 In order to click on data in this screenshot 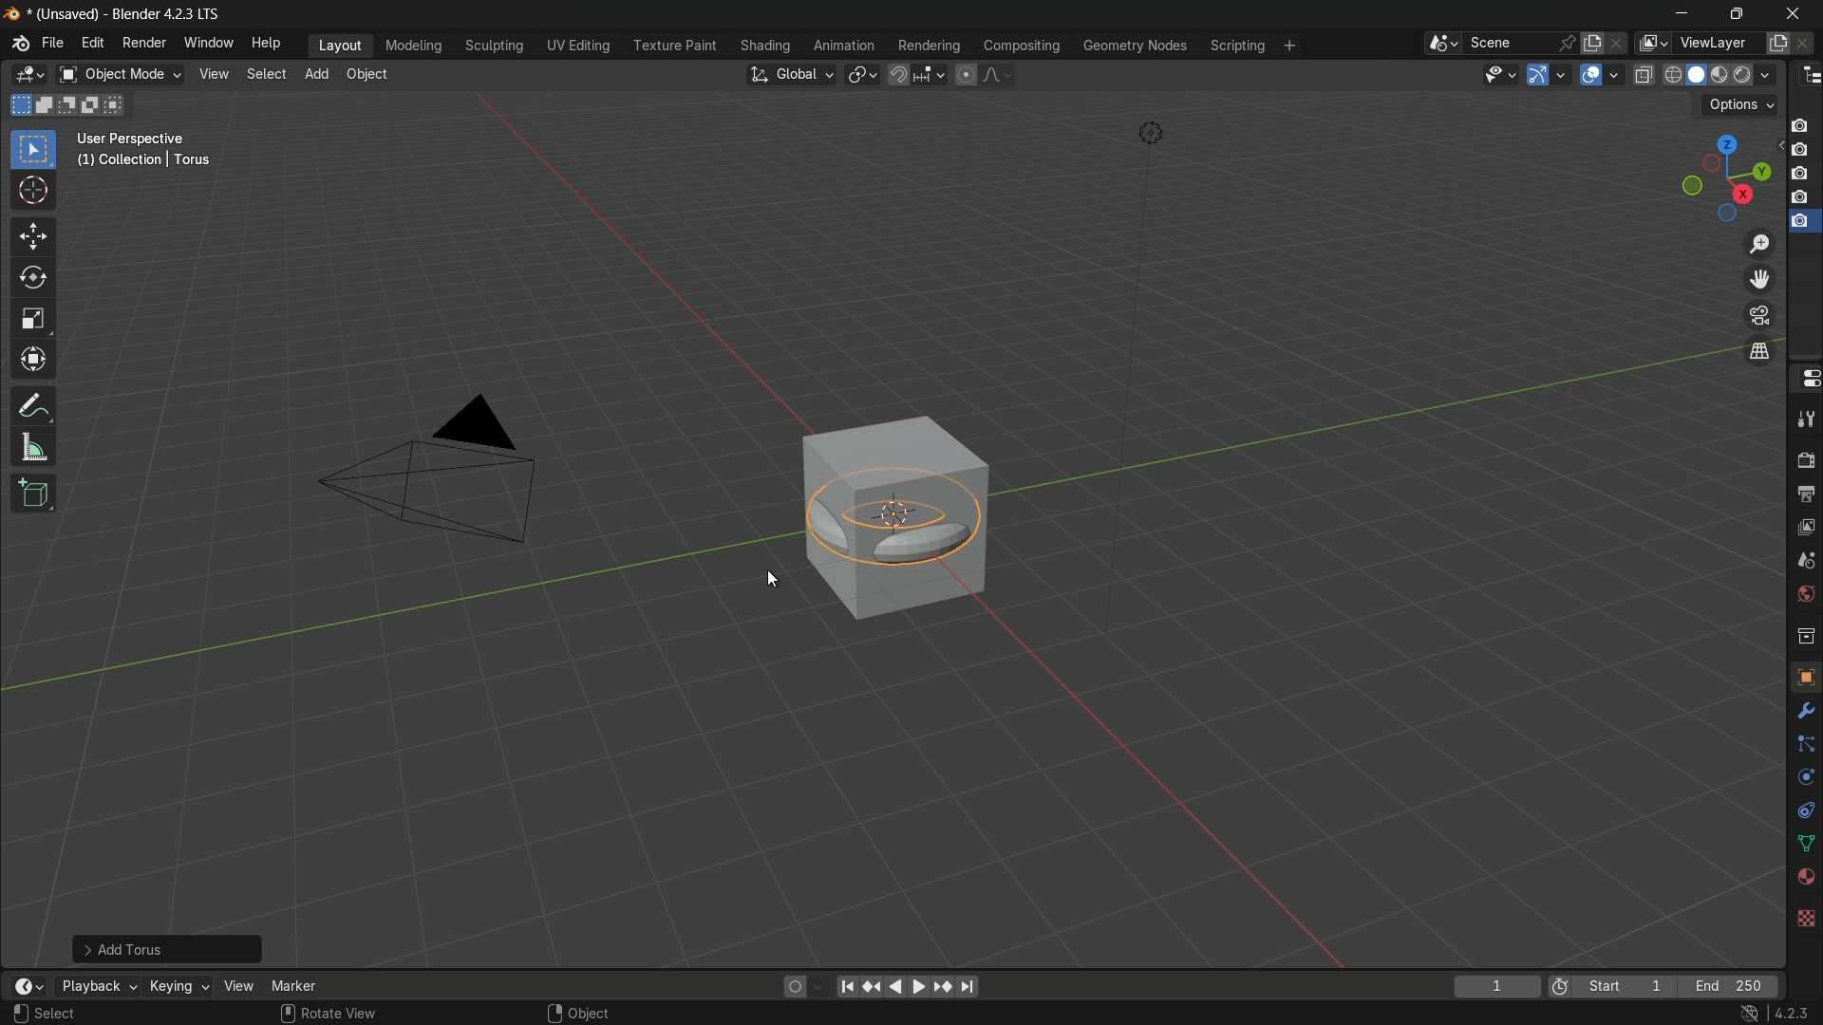, I will do `click(1802, 845)`.